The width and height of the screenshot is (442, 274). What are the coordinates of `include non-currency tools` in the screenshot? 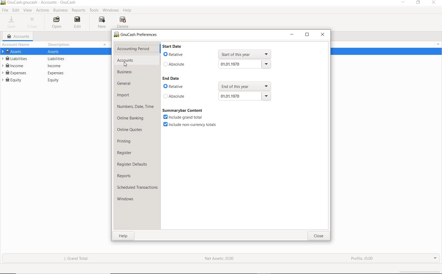 It's located at (190, 125).